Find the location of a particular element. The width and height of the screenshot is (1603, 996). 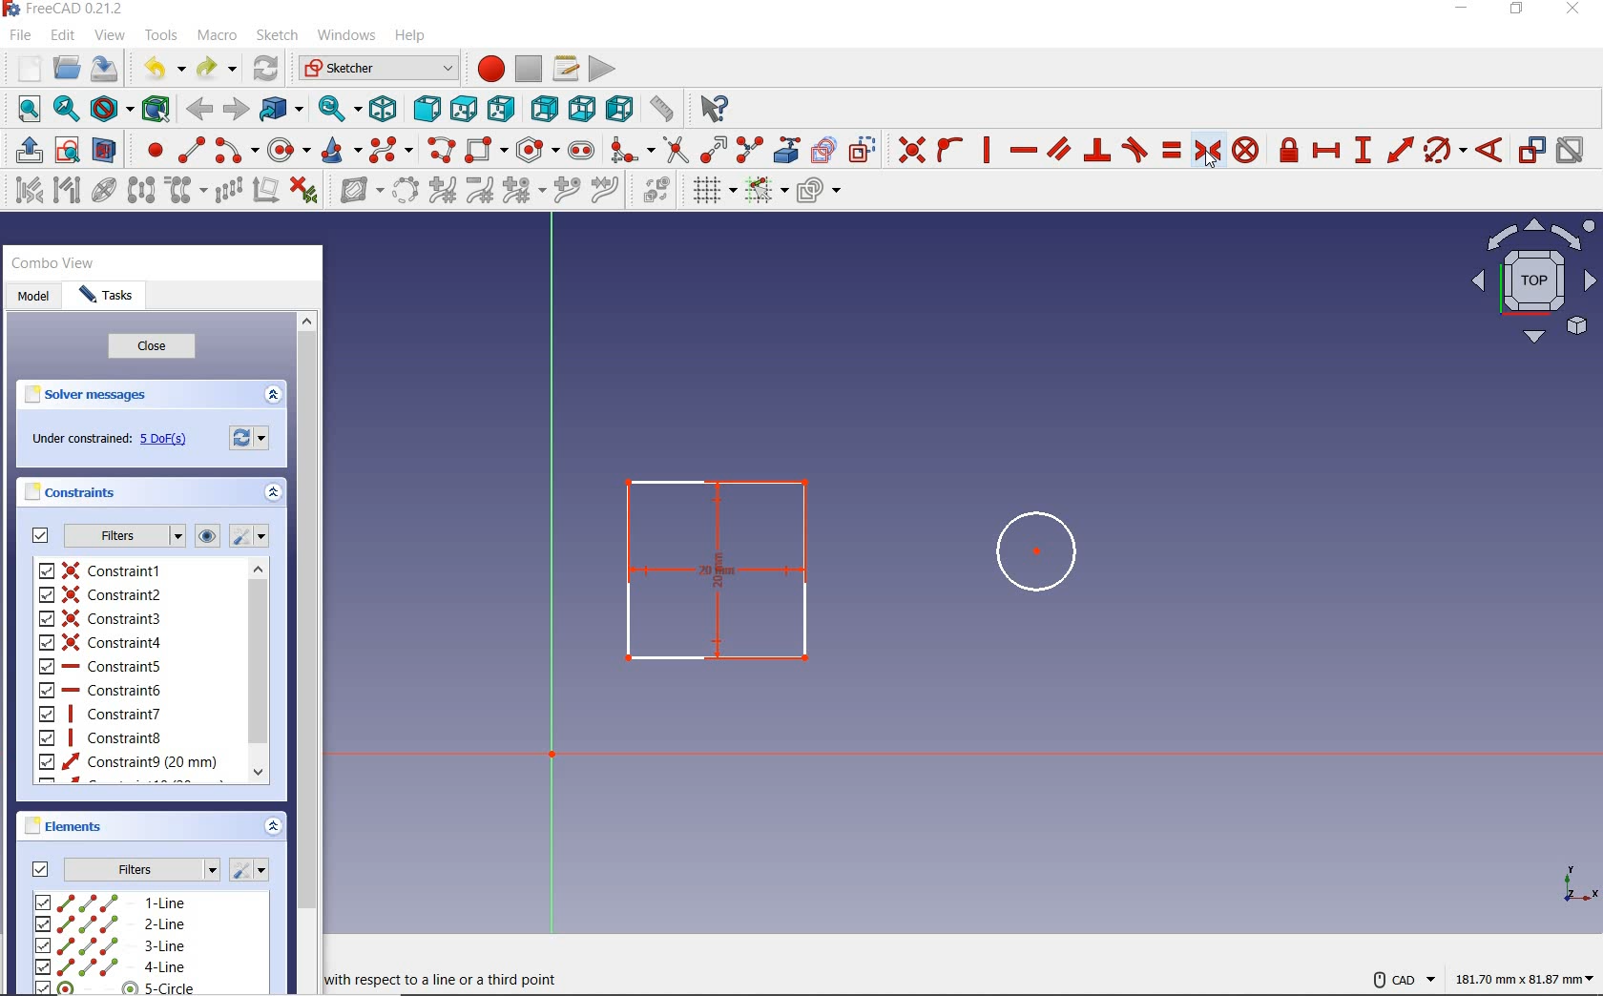

FreeCAD 0.21.2 is located at coordinates (65, 10).